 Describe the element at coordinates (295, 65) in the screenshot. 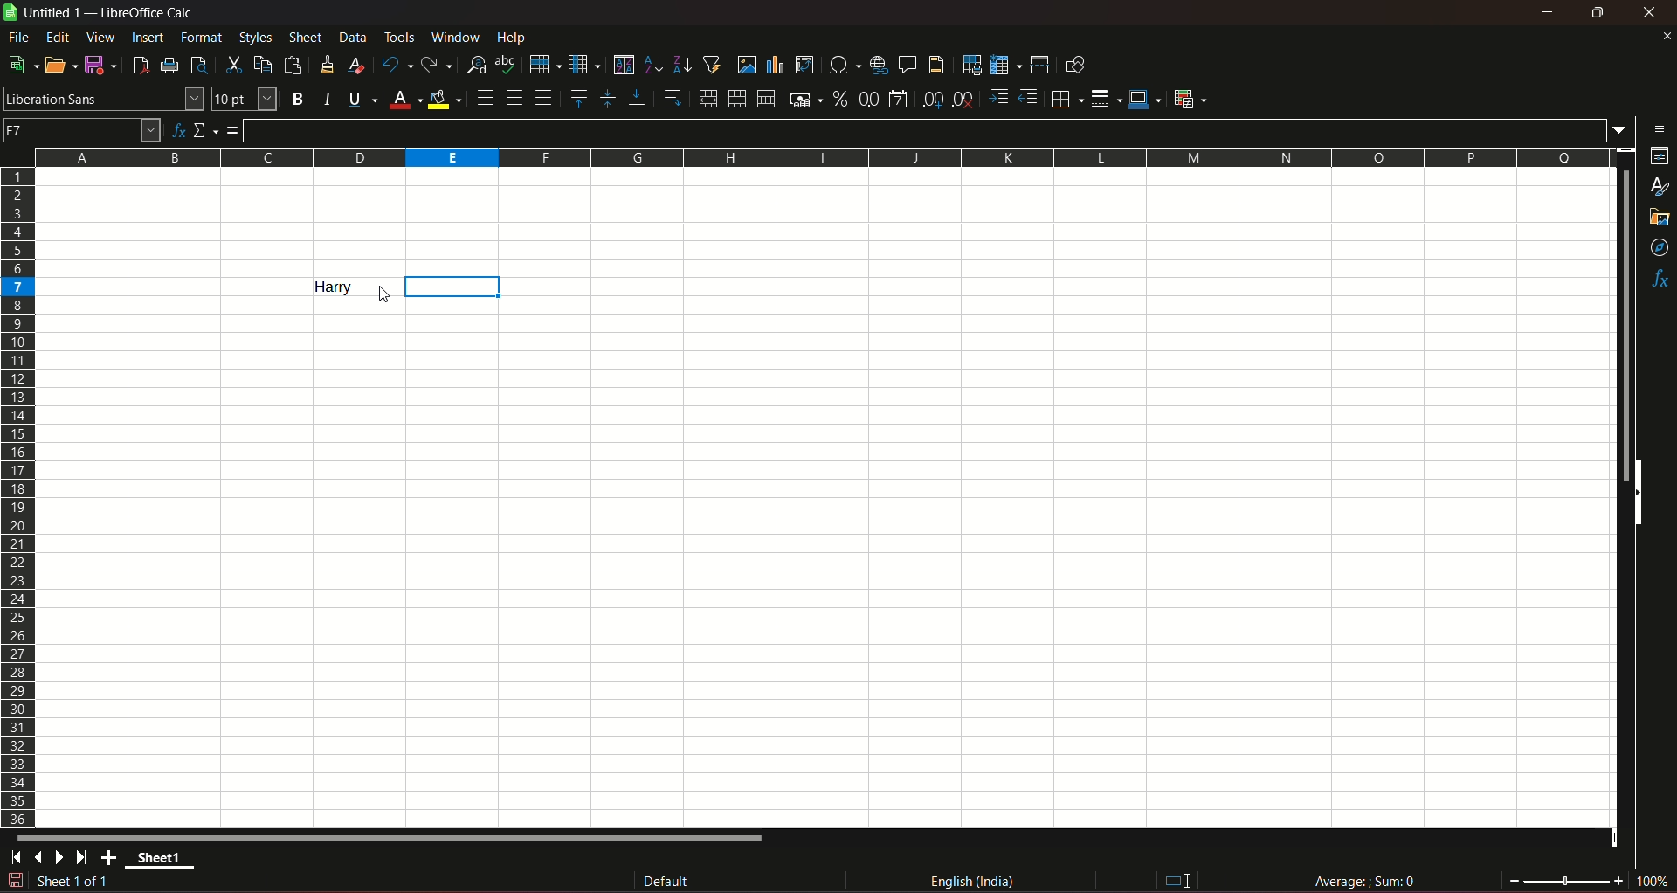

I see `paste` at that location.